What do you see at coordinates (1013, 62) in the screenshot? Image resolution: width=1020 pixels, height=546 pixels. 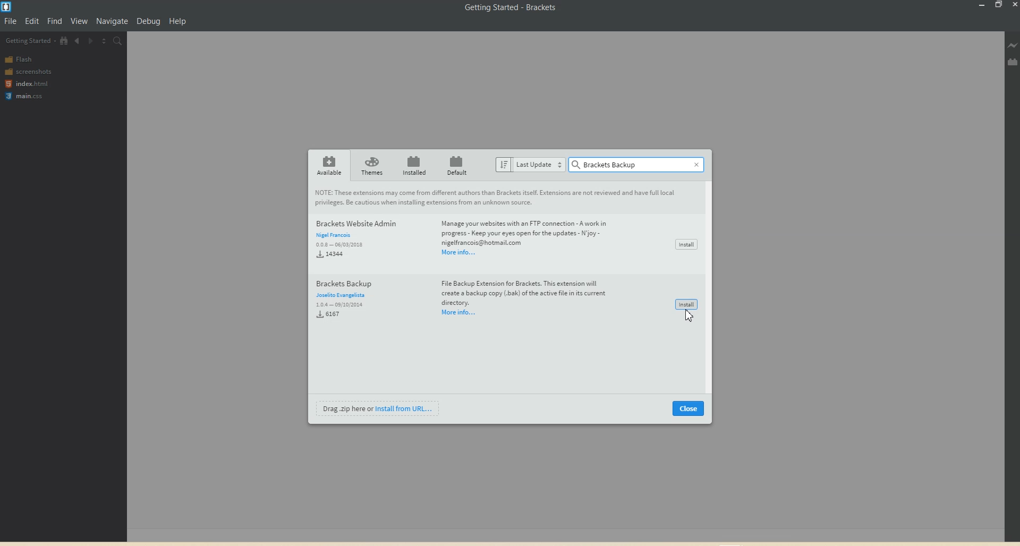 I see `Extension manager` at bounding box center [1013, 62].